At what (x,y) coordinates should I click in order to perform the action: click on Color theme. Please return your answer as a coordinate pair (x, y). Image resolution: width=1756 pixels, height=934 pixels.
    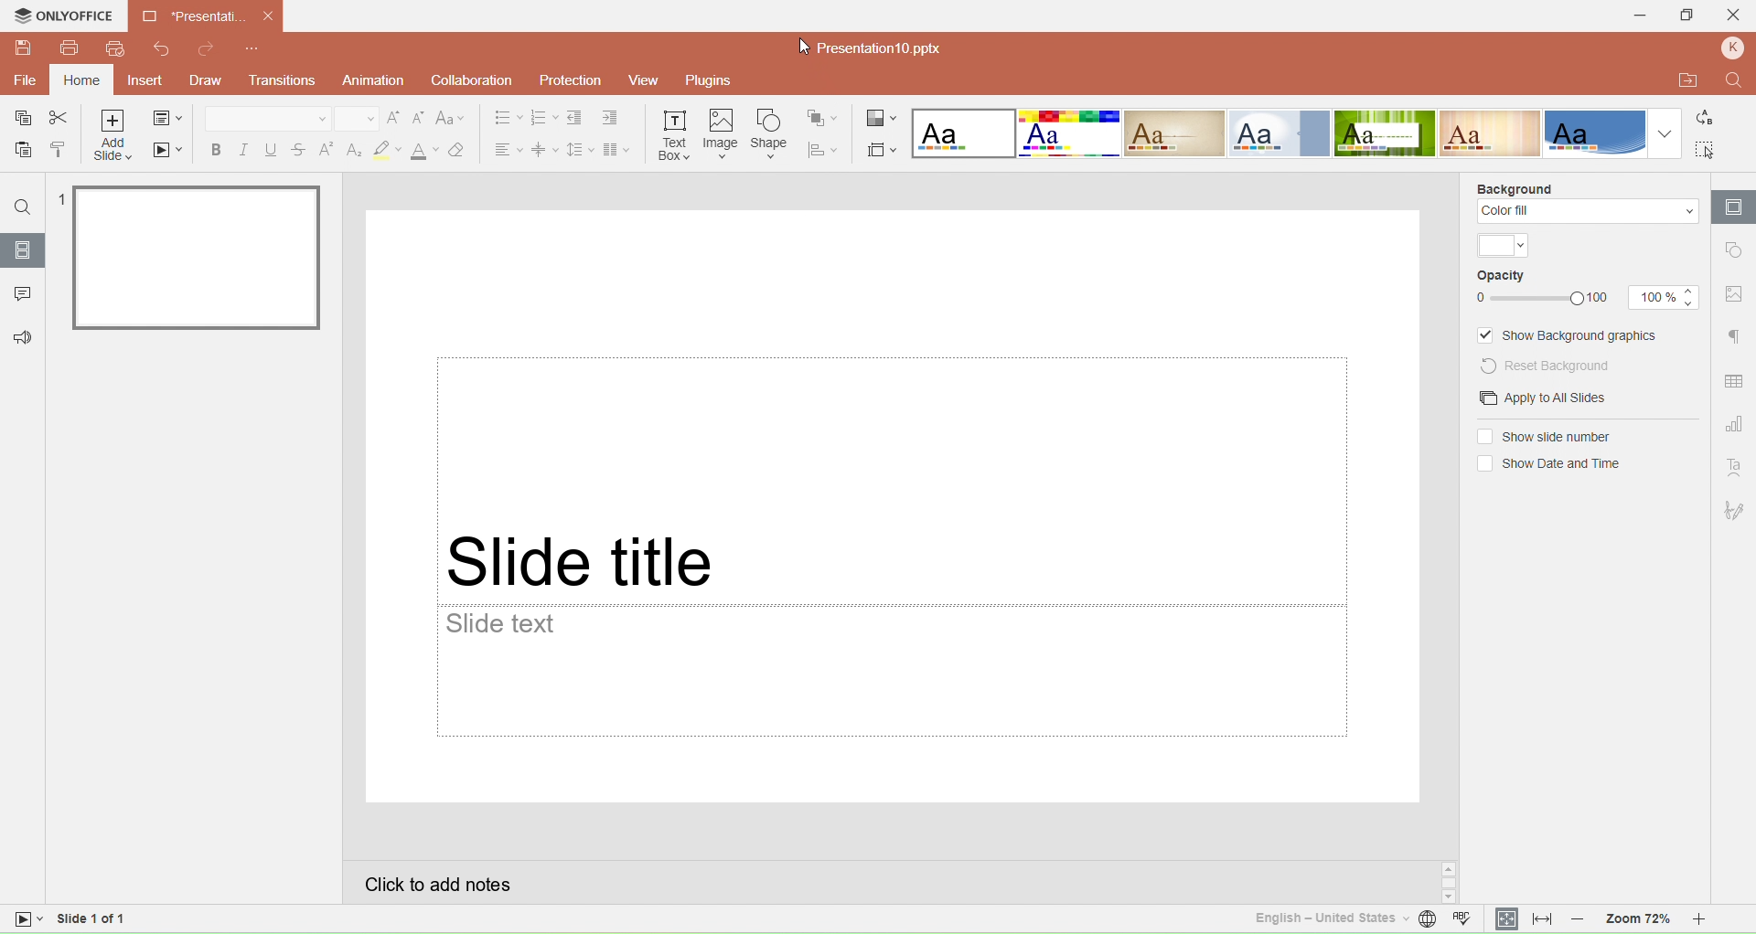
    Looking at the image, I should click on (1504, 246).